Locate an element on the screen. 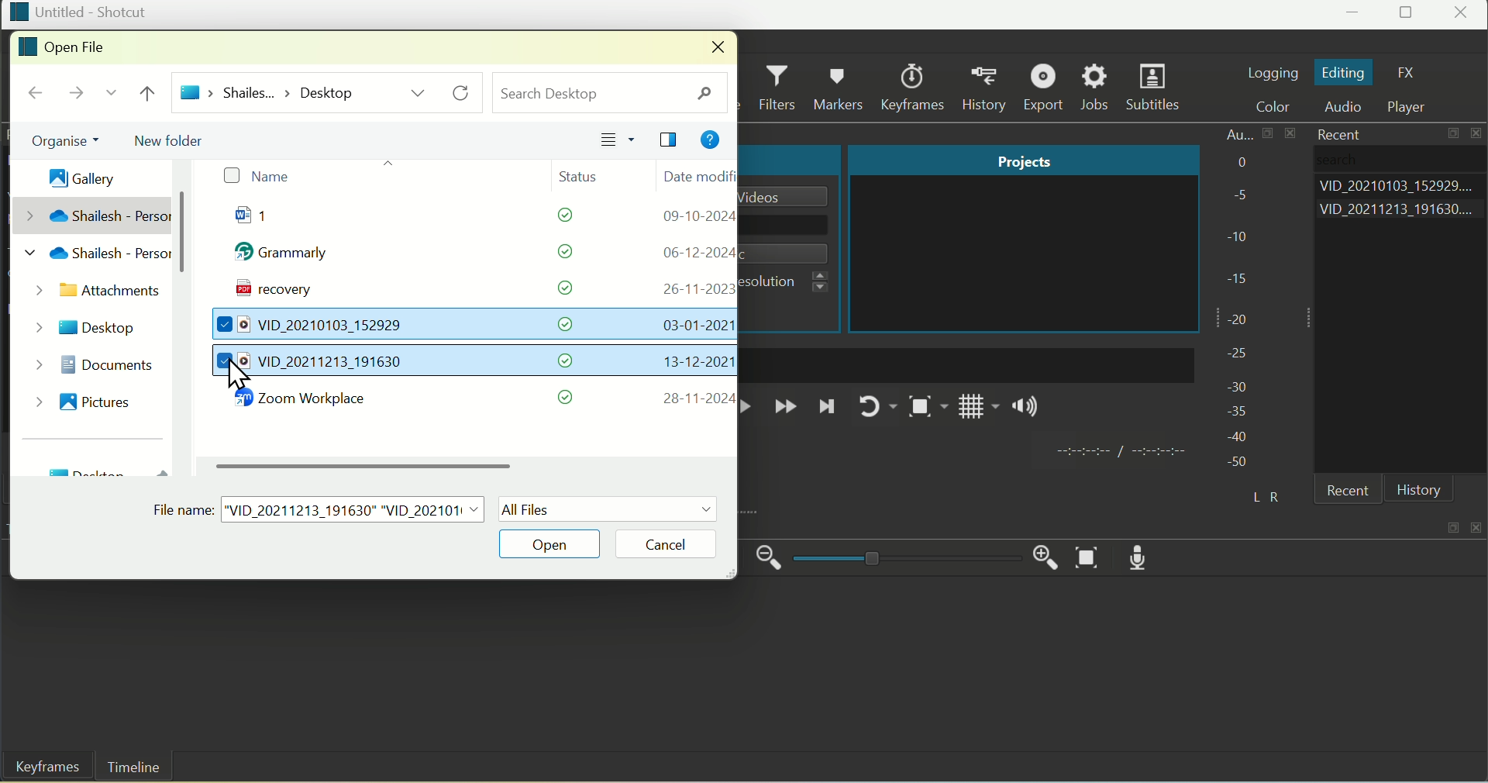 The height and width of the screenshot is (783, 1488). Snapshot is located at coordinates (925, 409).